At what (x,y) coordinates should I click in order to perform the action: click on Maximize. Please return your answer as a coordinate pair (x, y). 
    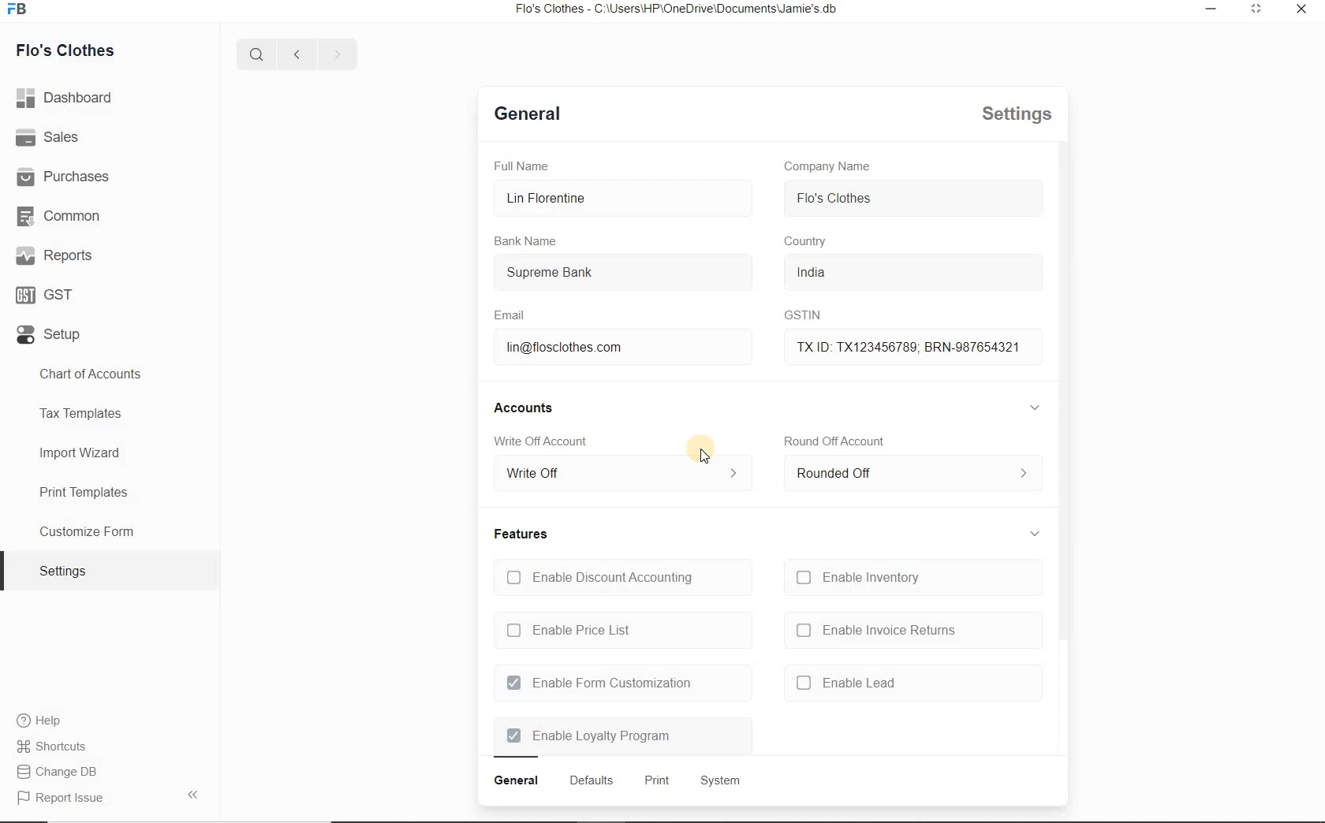
    Looking at the image, I should click on (1259, 9).